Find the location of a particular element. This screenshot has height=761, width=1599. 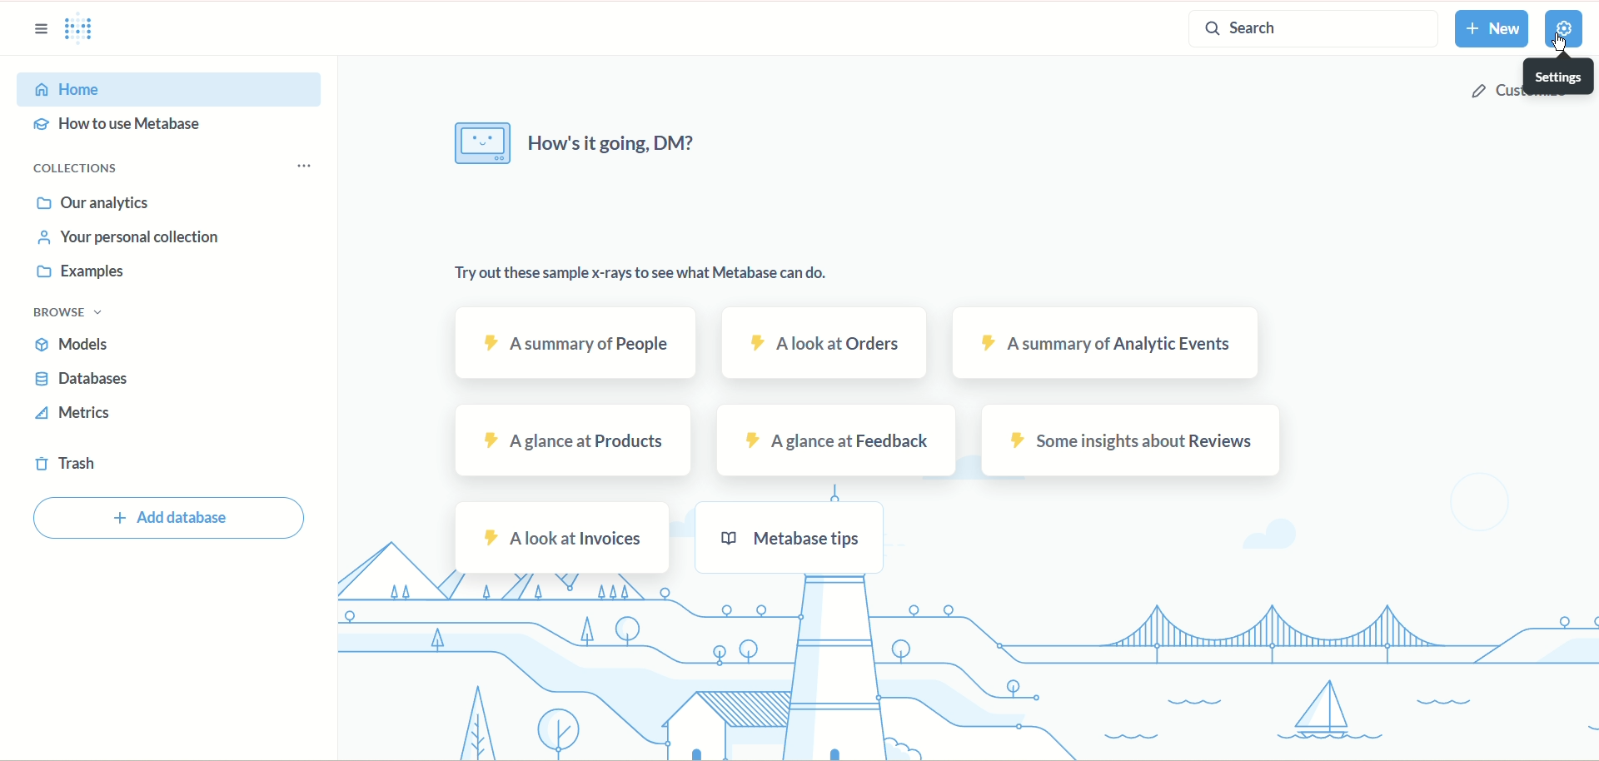

a glance at products is located at coordinates (561, 440).